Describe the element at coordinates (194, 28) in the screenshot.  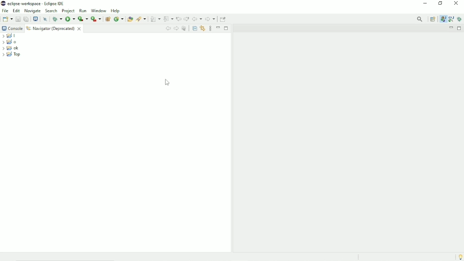
I see `Collapse all` at that location.